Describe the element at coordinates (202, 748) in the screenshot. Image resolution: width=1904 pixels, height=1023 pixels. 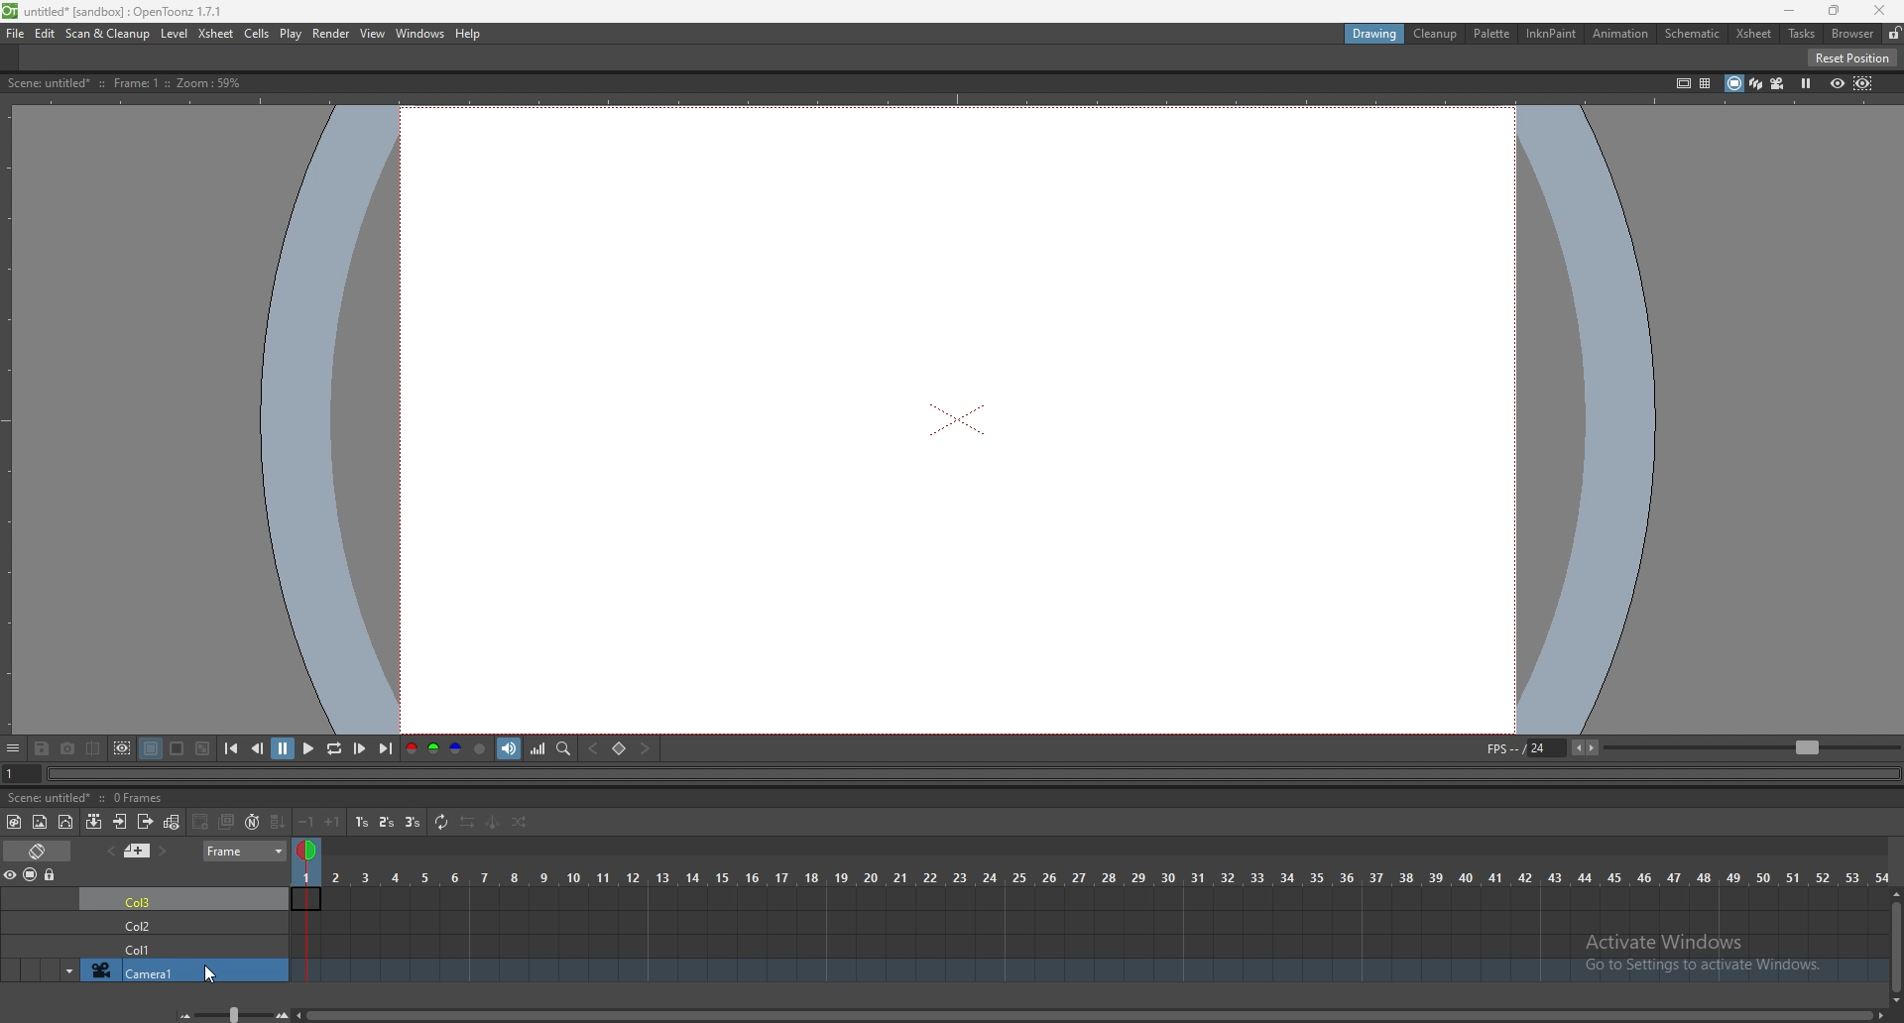
I see `checkered background` at that location.